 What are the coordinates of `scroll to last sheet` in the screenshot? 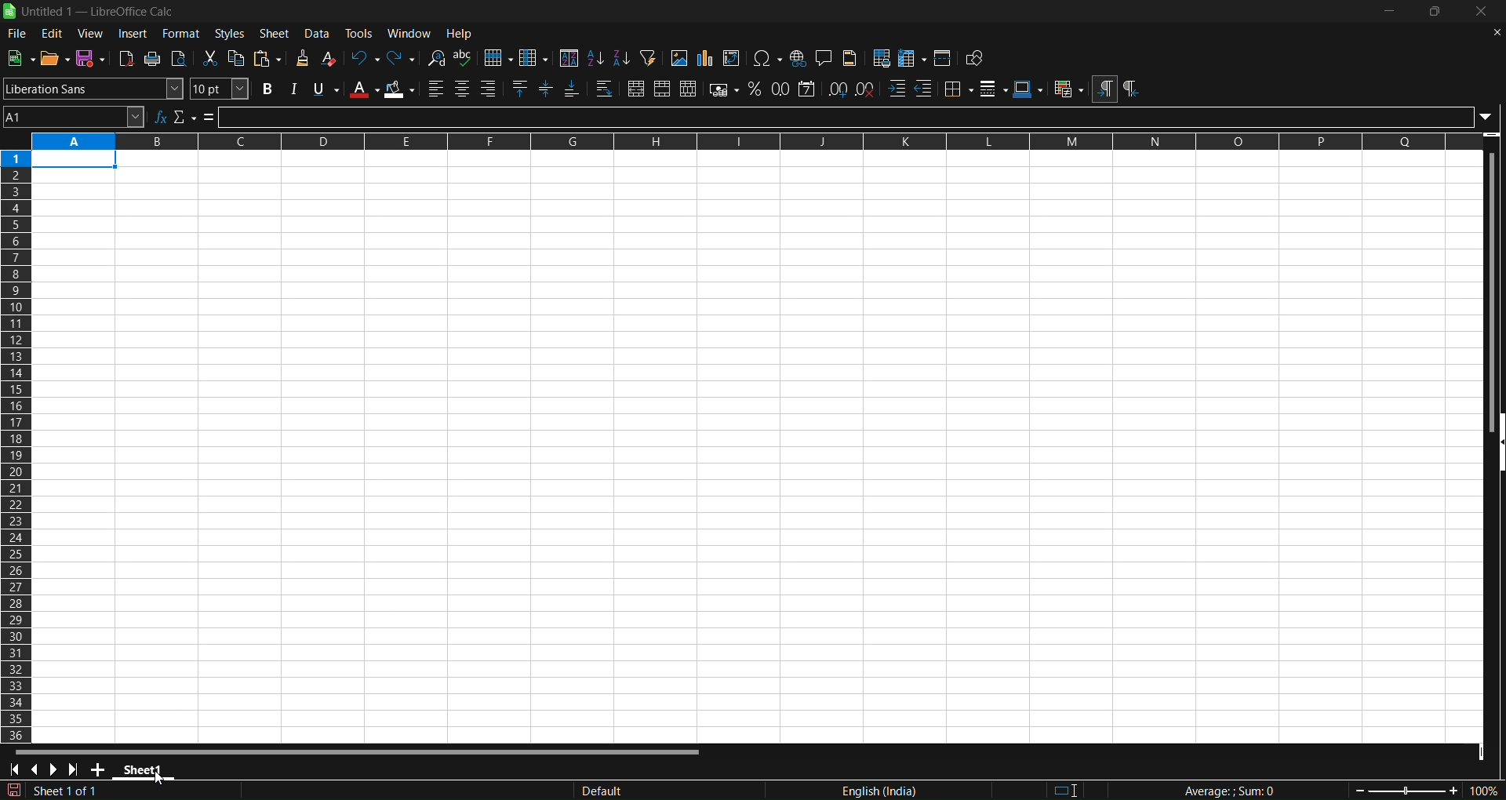 It's located at (77, 769).